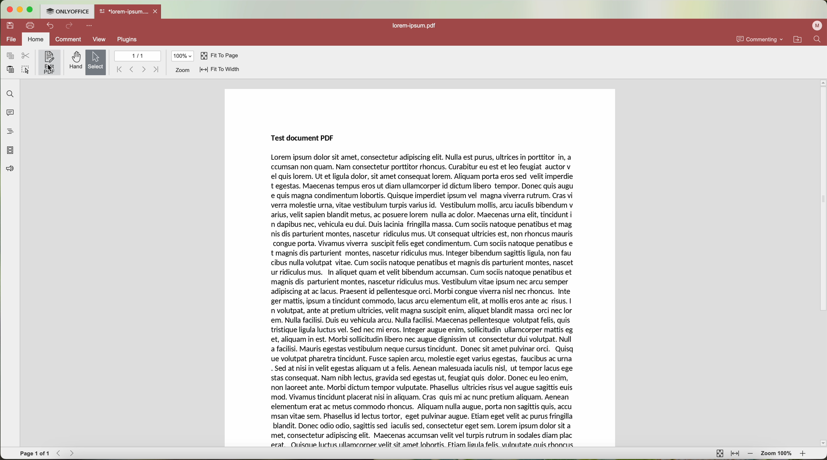  Describe the element at coordinates (12, 39) in the screenshot. I see `file` at that location.